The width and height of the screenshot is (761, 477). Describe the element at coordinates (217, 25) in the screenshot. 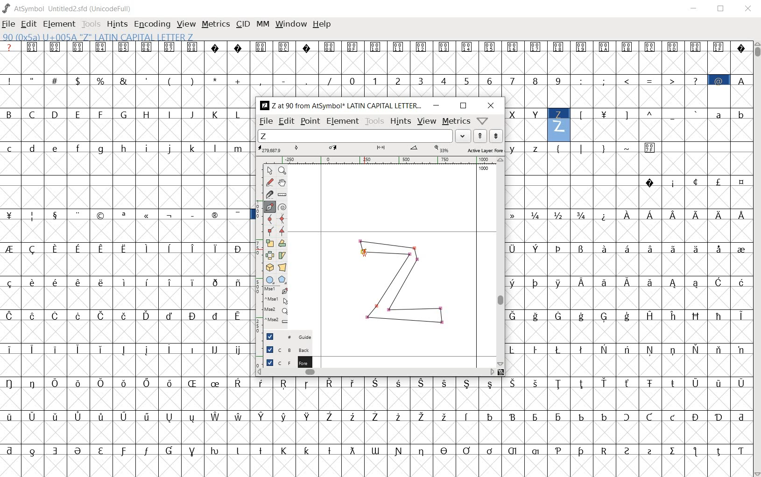

I see `metrics` at that location.